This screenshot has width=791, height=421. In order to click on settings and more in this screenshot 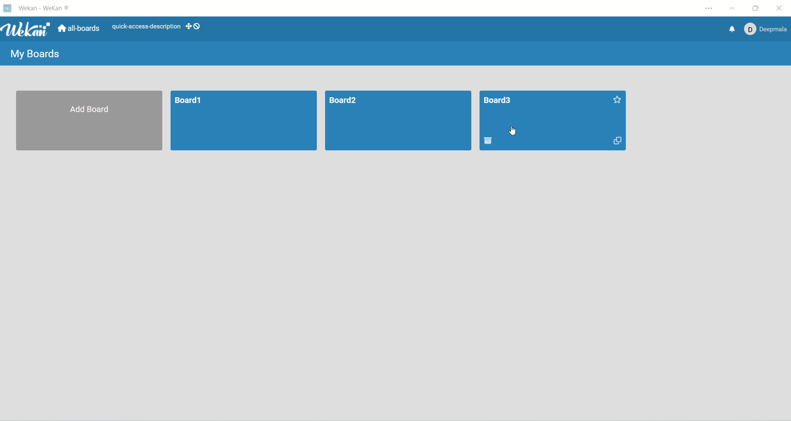, I will do `click(708, 8)`.